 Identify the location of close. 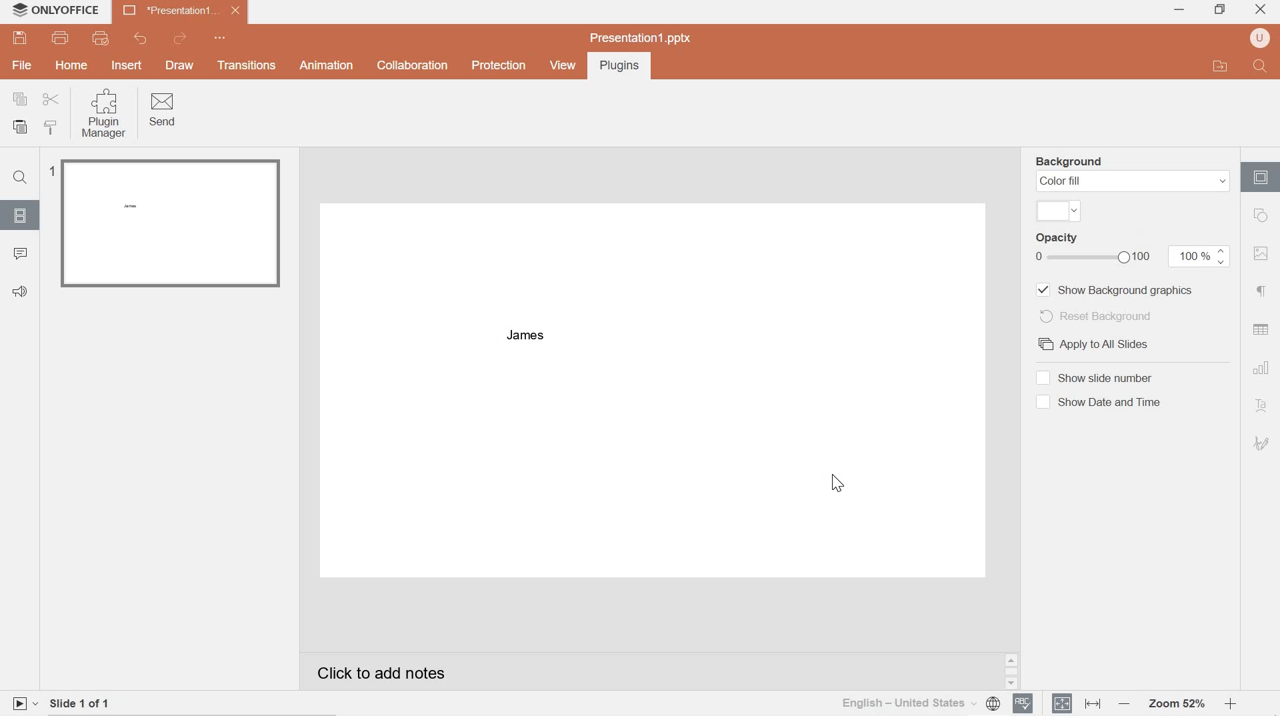
(1263, 7).